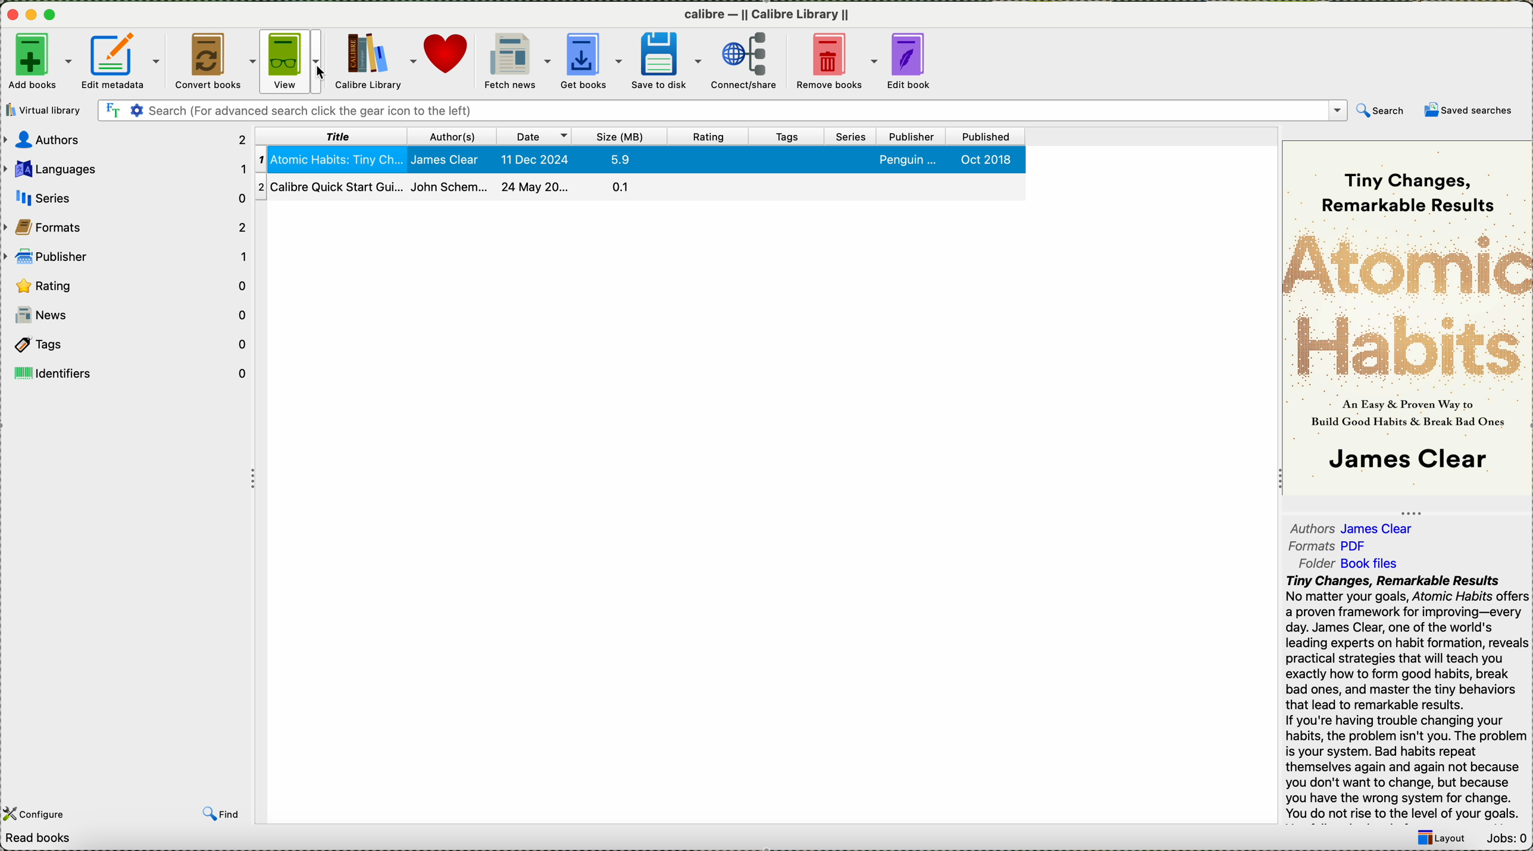  Describe the element at coordinates (36, 61) in the screenshot. I see `add books` at that location.